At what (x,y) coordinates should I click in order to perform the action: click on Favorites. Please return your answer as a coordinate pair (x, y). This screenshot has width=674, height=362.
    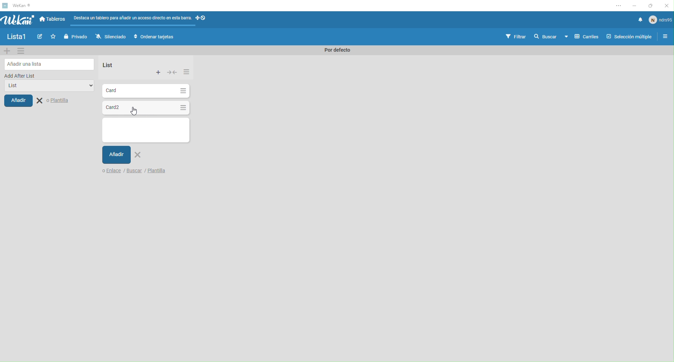
    Looking at the image, I should click on (52, 36).